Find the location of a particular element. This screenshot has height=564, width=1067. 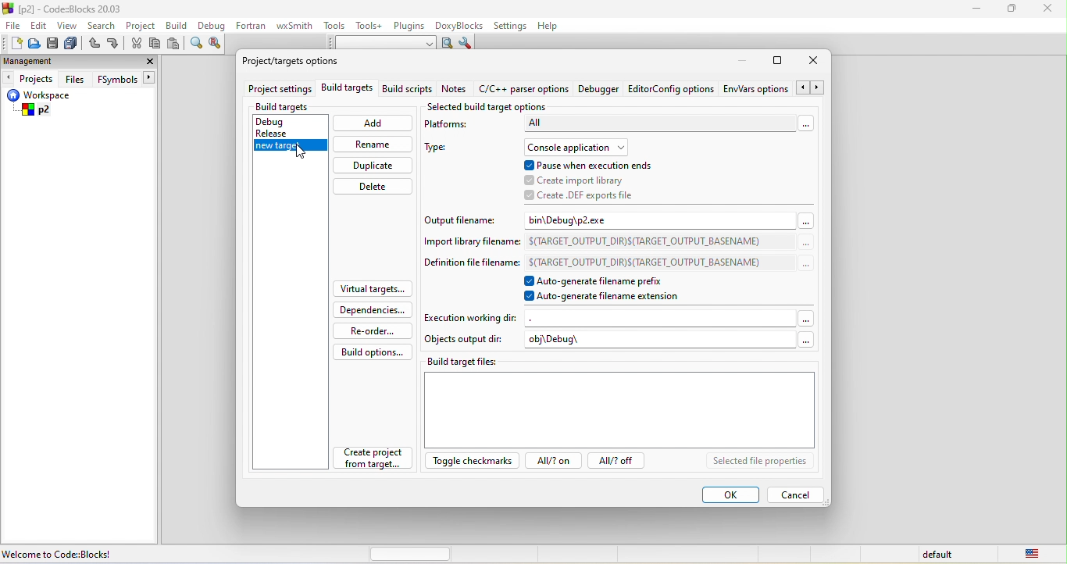

duplicate is located at coordinates (372, 166).